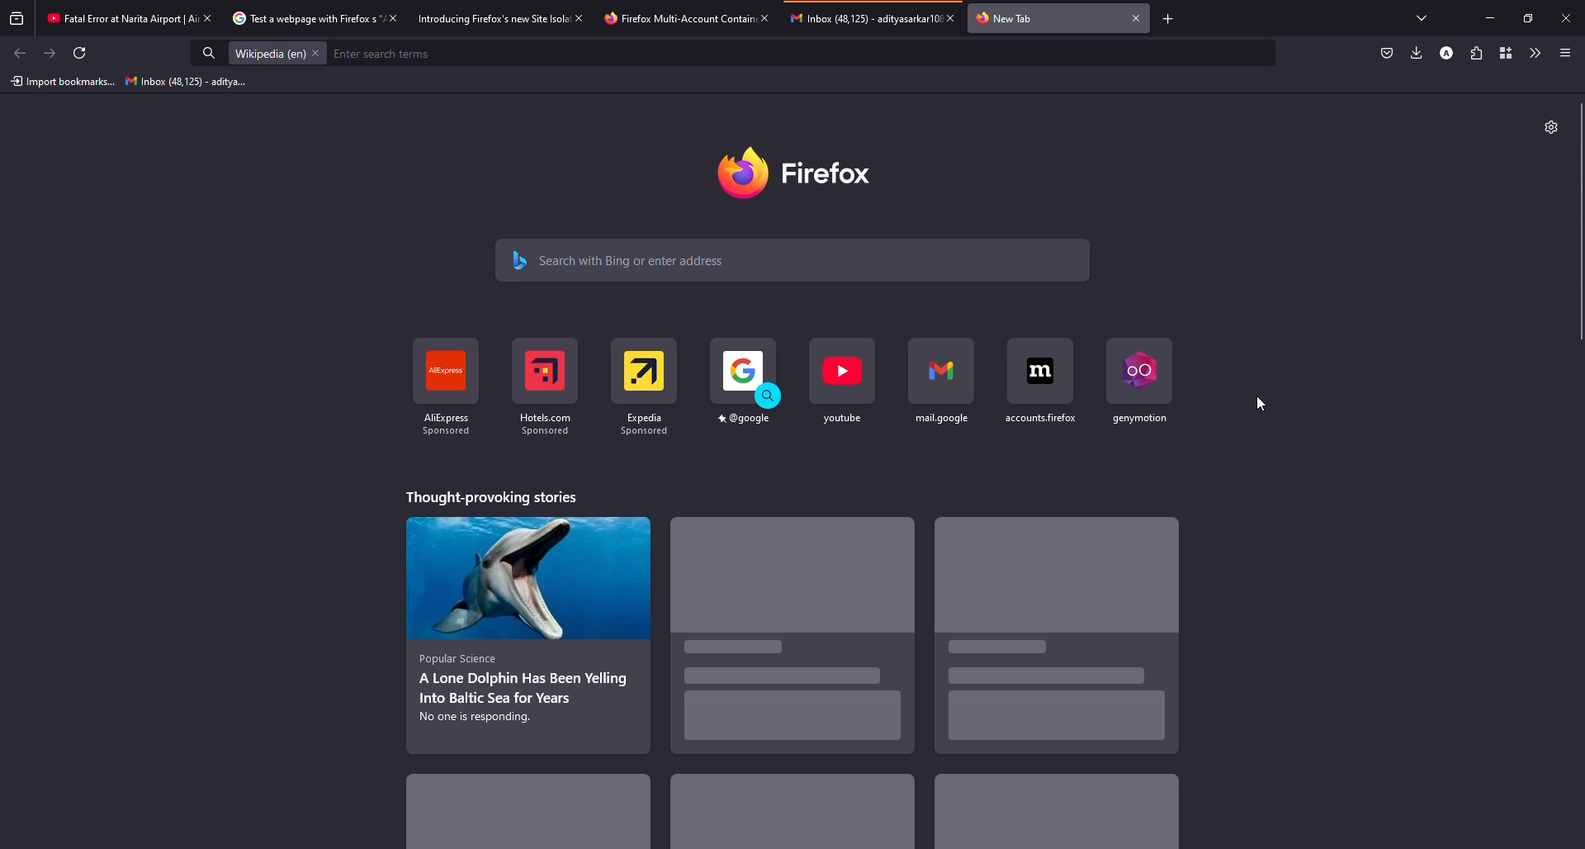  What do you see at coordinates (953, 18) in the screenshot?
I see `close` at bounding box center [953, 18].